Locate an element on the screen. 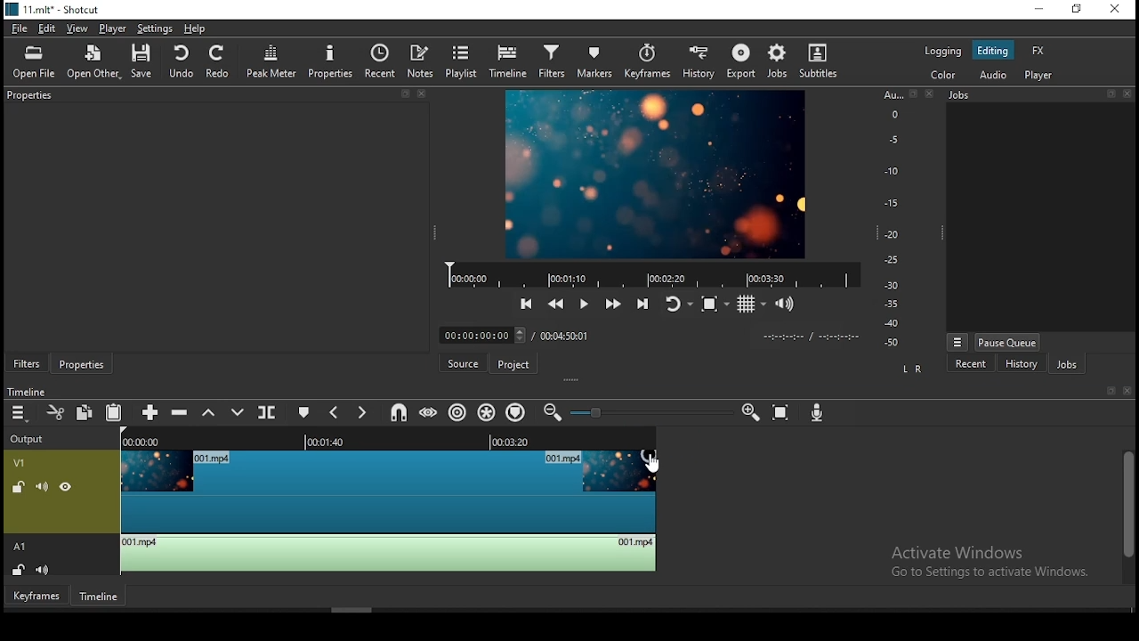 The image size is (1139, 641). play/pause is located at coordinates (583, 306).